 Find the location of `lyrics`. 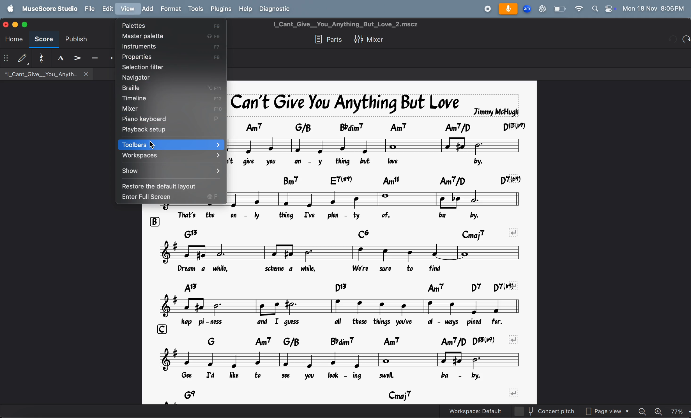

lyrics is located at coordinates (341, 376).